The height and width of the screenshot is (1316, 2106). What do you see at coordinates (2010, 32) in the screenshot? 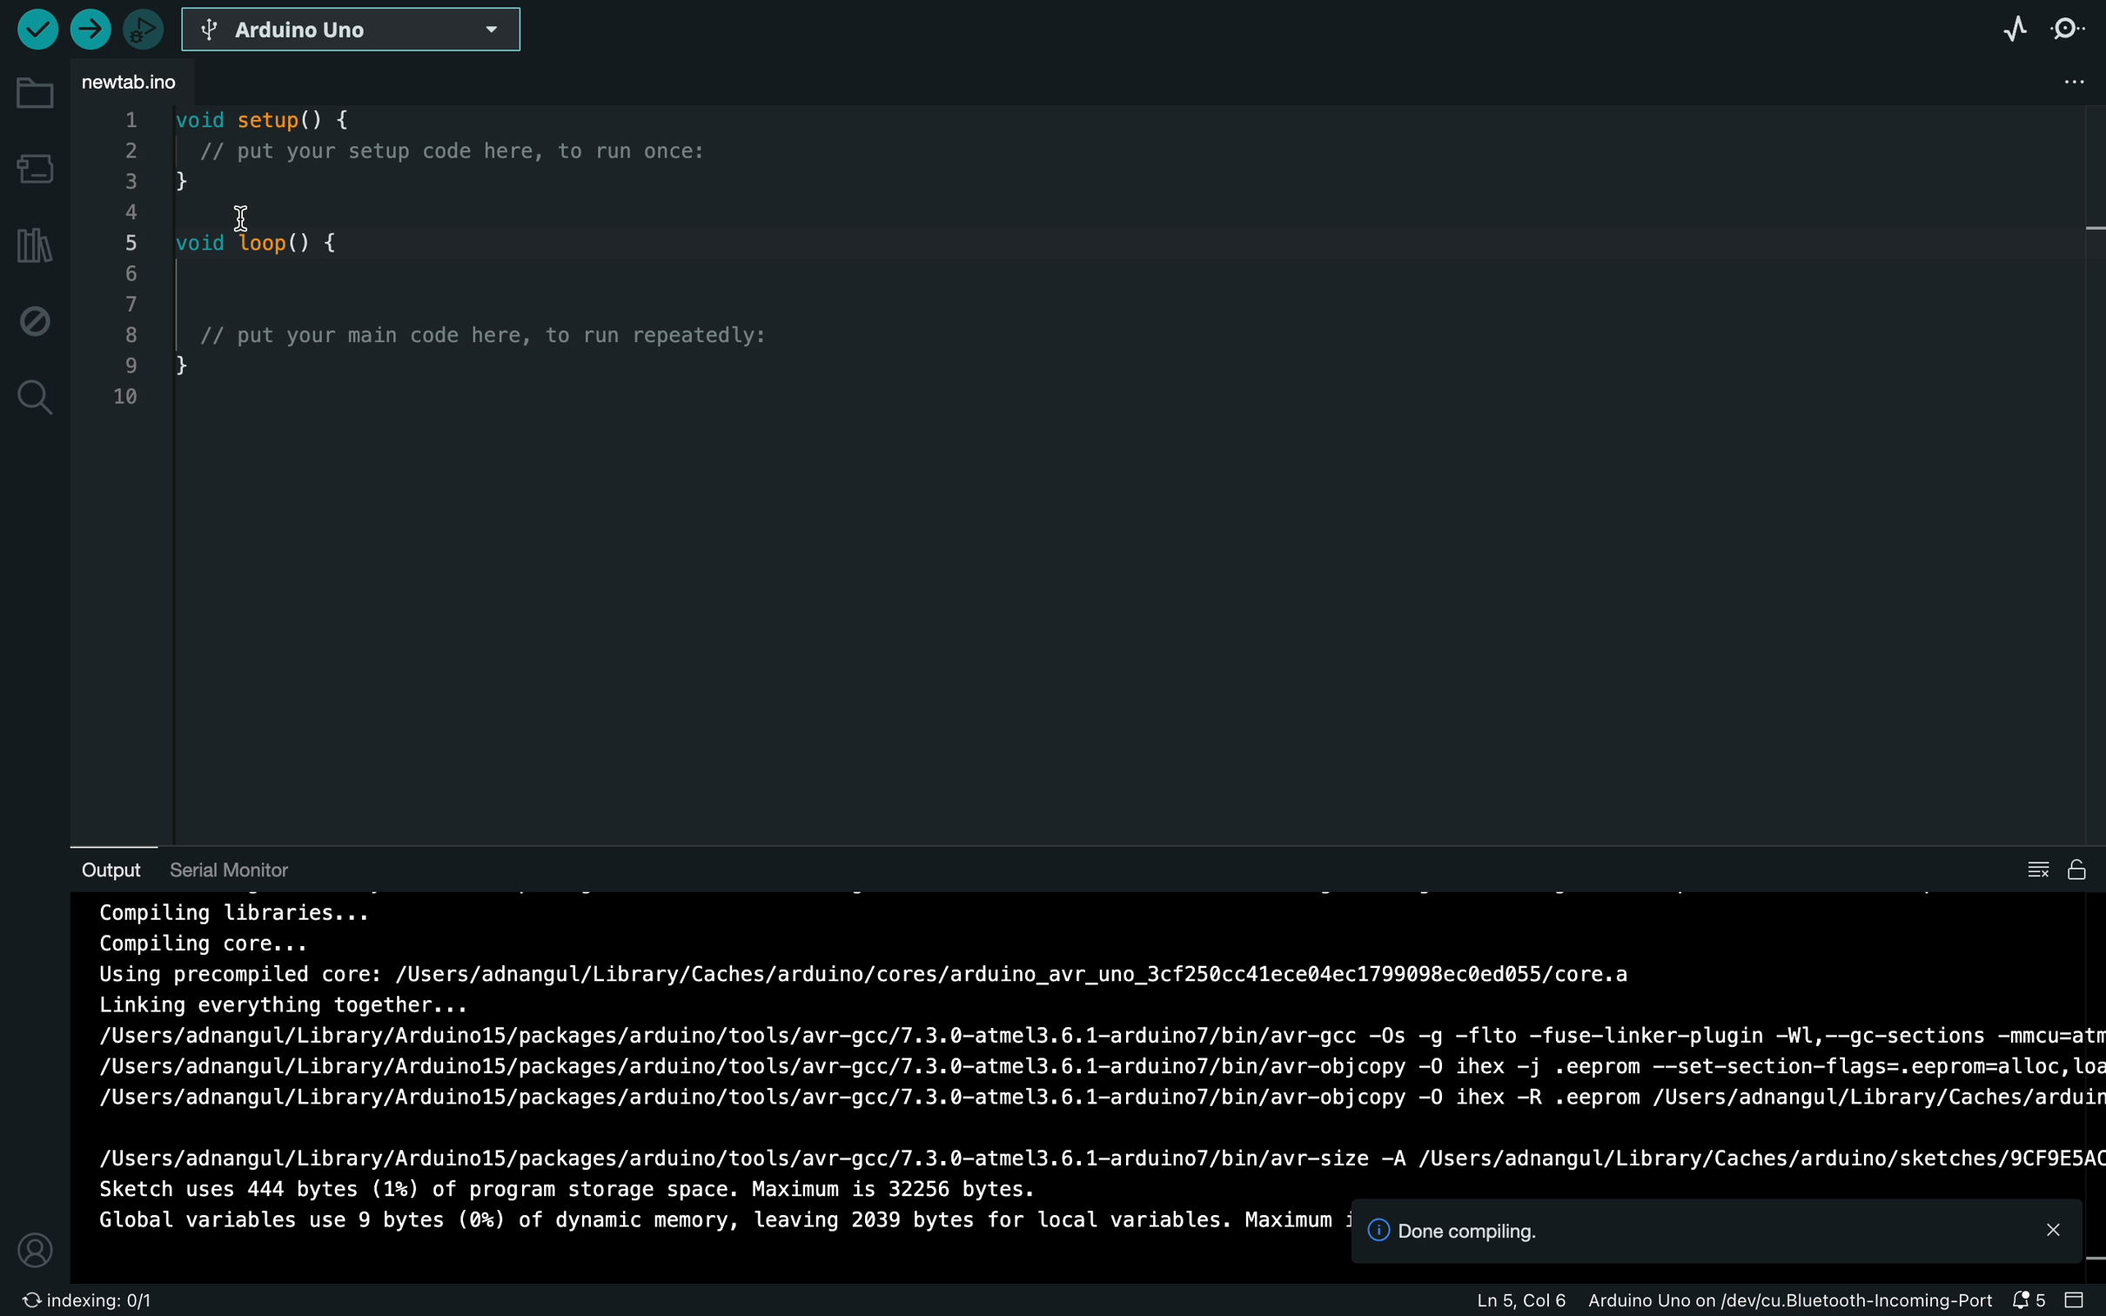
I see `serial plotter` at bounding box center [2010, 32].